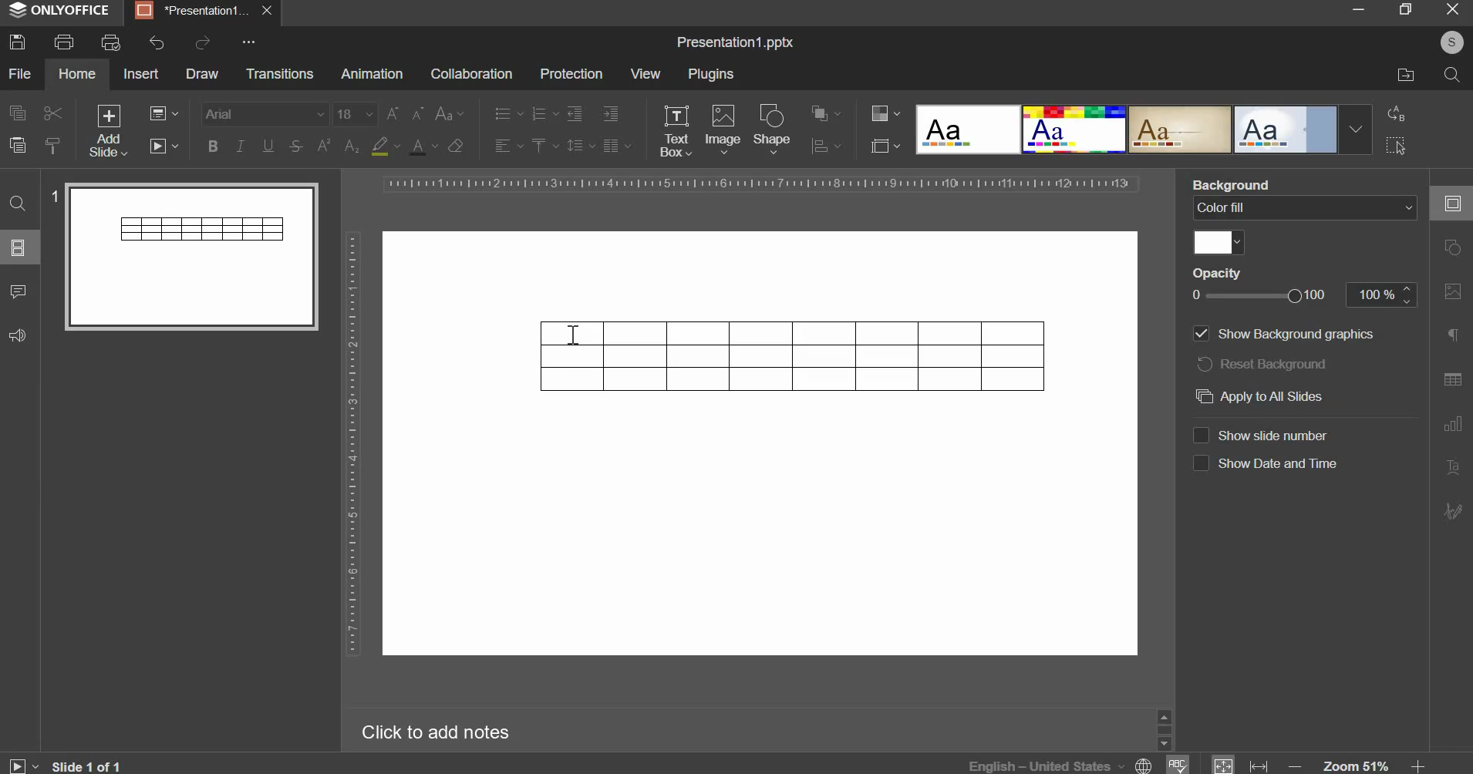 This screenshot has width=1473, height=774. I want to click on Show date and time, so click(1262, 464).